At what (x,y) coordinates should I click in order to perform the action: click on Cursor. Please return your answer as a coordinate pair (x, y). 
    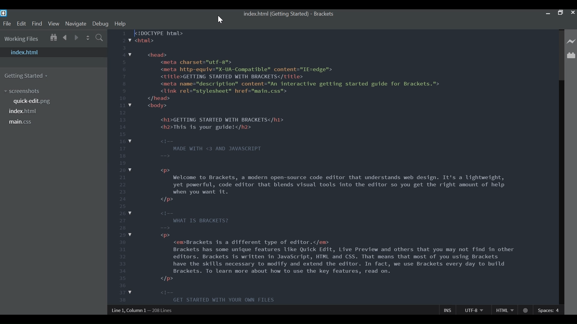
    Looking at the image, I should click on (221, 20).